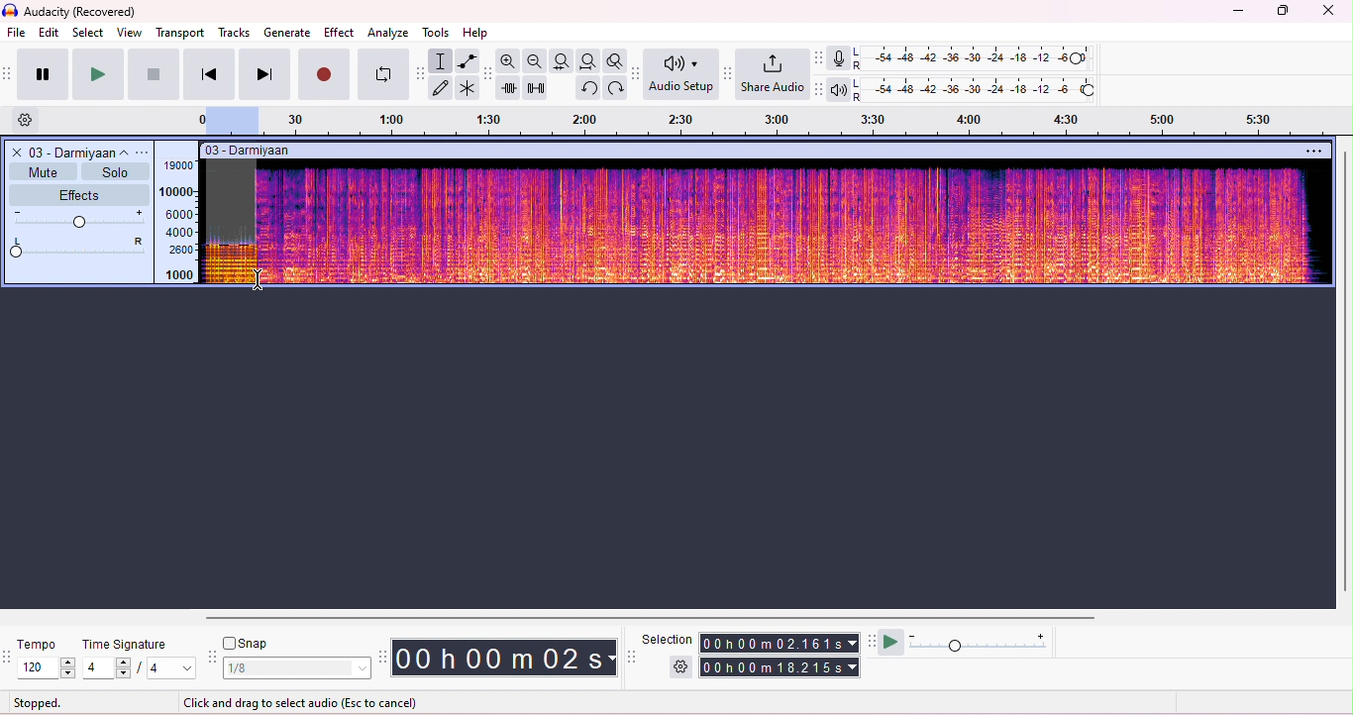 Image resolution: width=1353 pixels, height=715 pixels. Describe the element at coordinates (209, 74) in the screenshot. I see `previous` at that location.